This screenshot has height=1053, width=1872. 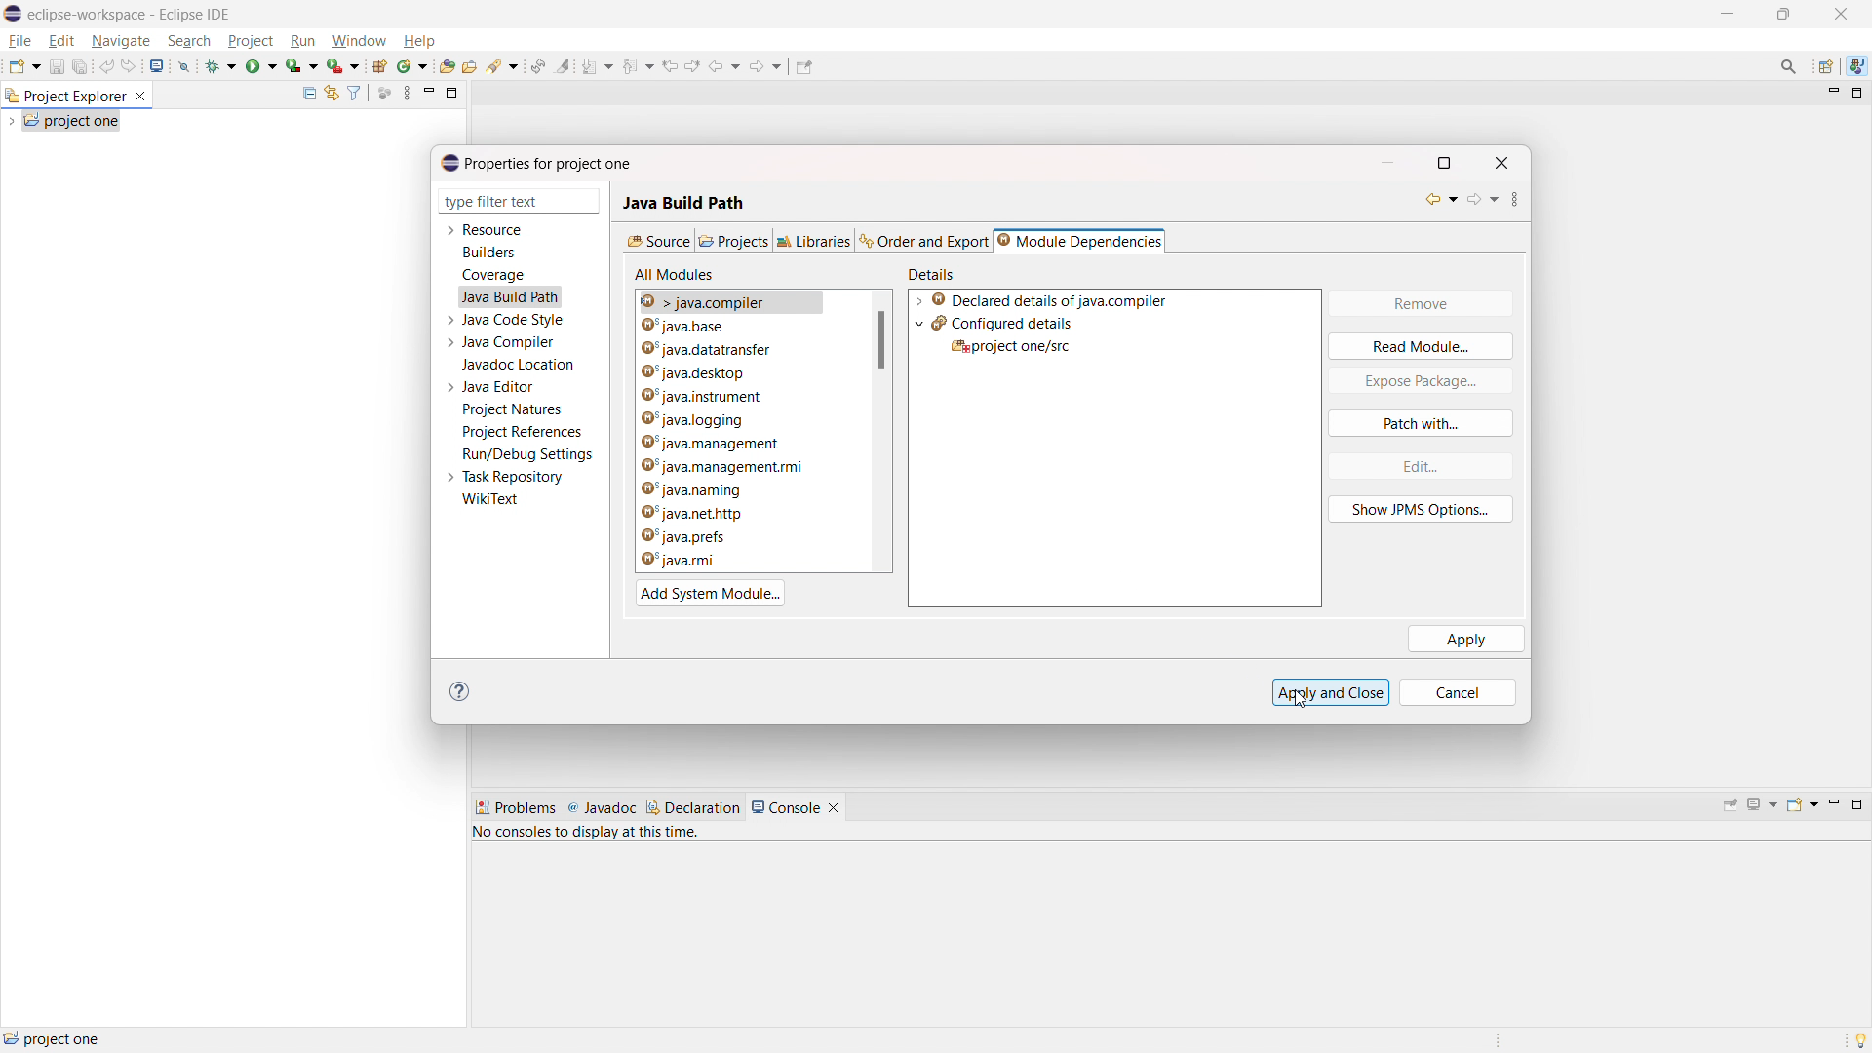 What do you see at coordinates (251, 41) in the screenshot?
I see `project` at bounding box center [251, 41].